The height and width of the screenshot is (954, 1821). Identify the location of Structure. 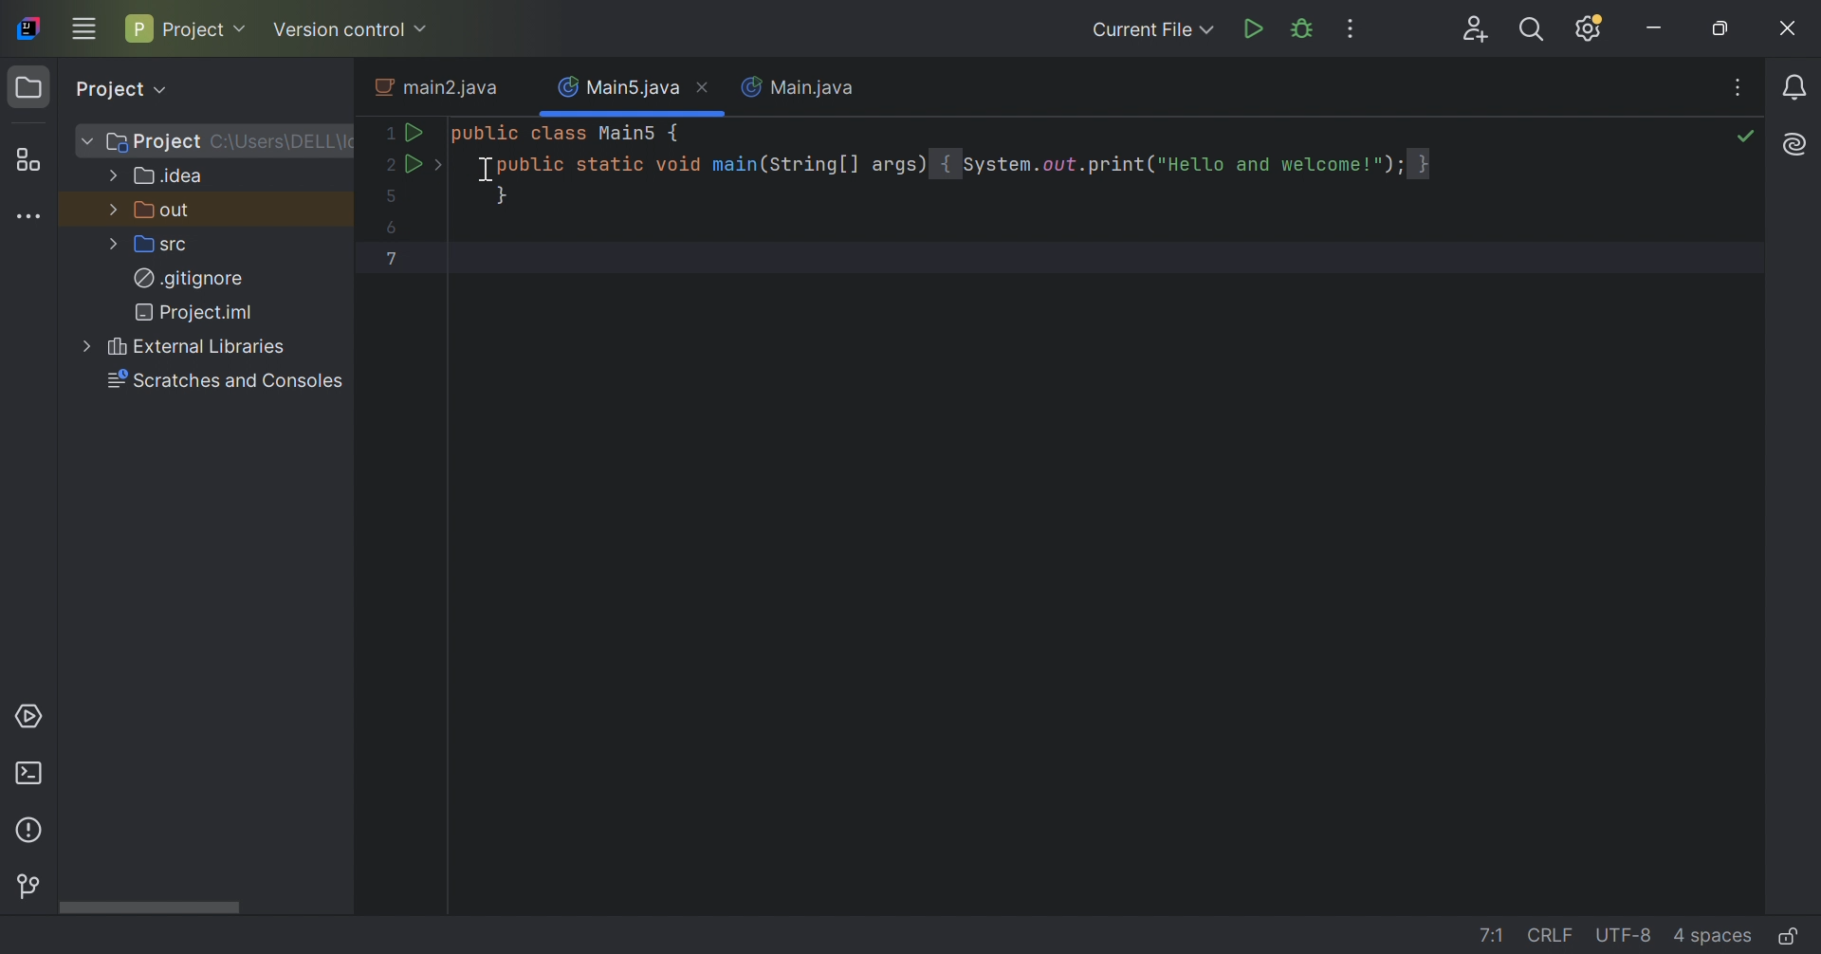
(27, 159).